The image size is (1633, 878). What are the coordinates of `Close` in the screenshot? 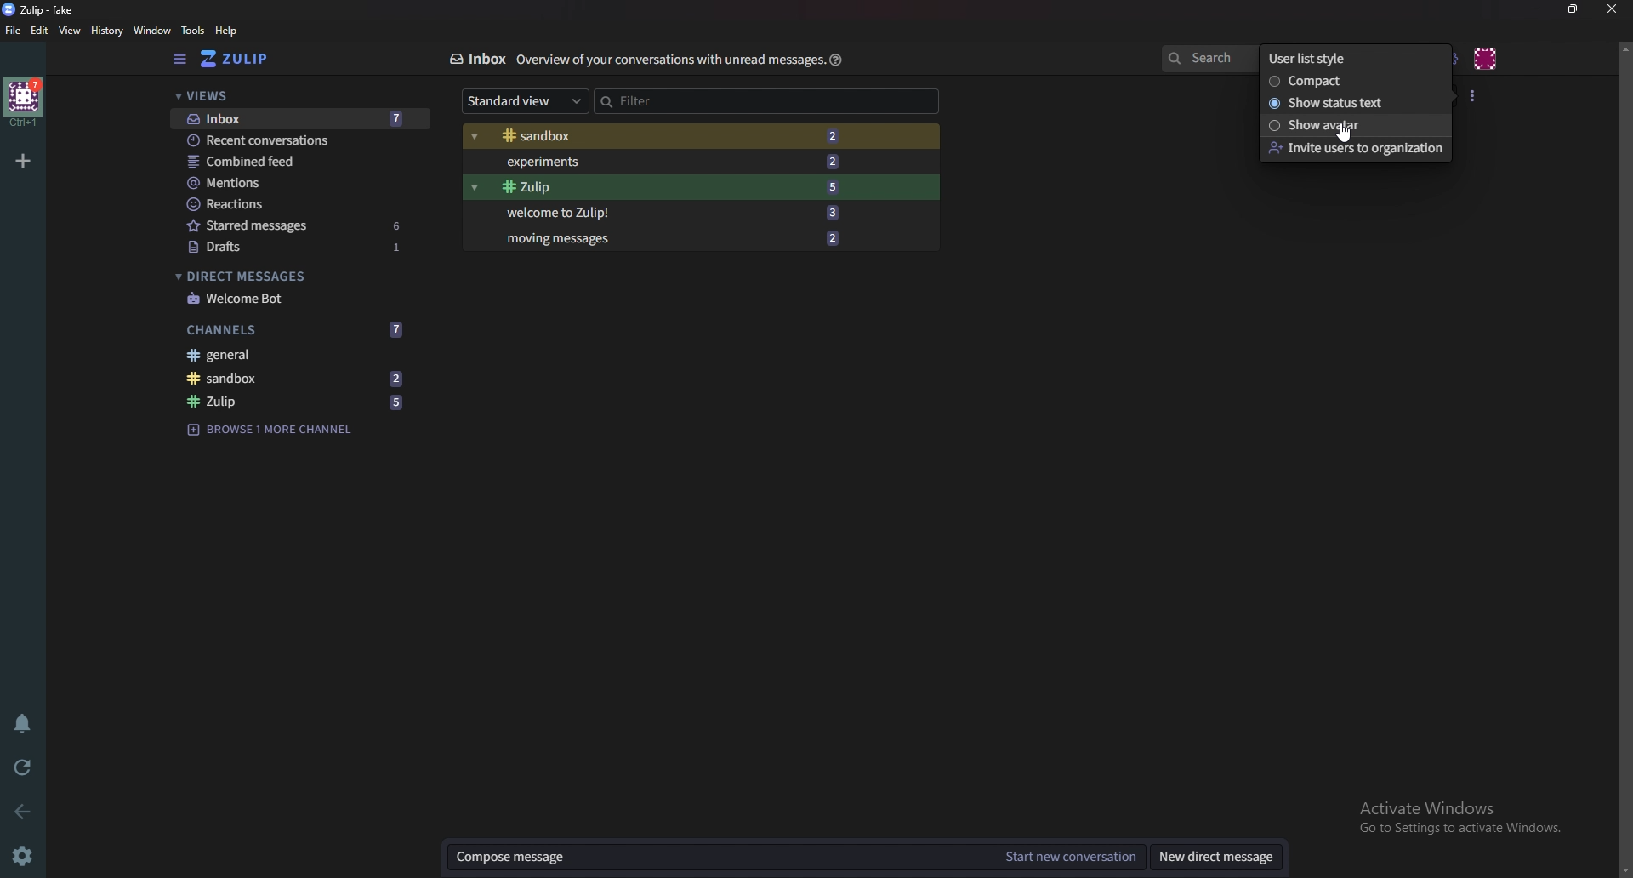 It's located at (1612, 9).